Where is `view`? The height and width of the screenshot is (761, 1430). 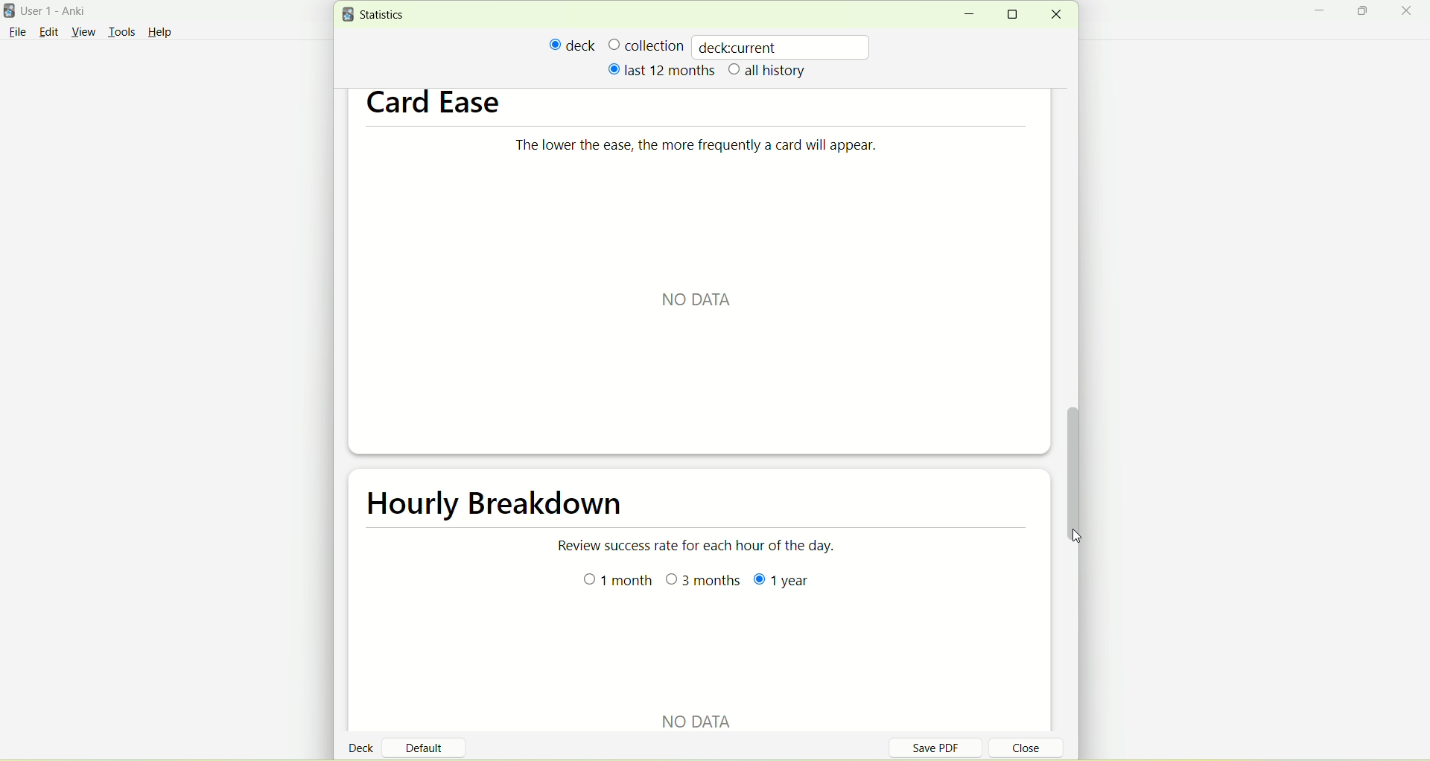
view is located at coordinates (86, 33).